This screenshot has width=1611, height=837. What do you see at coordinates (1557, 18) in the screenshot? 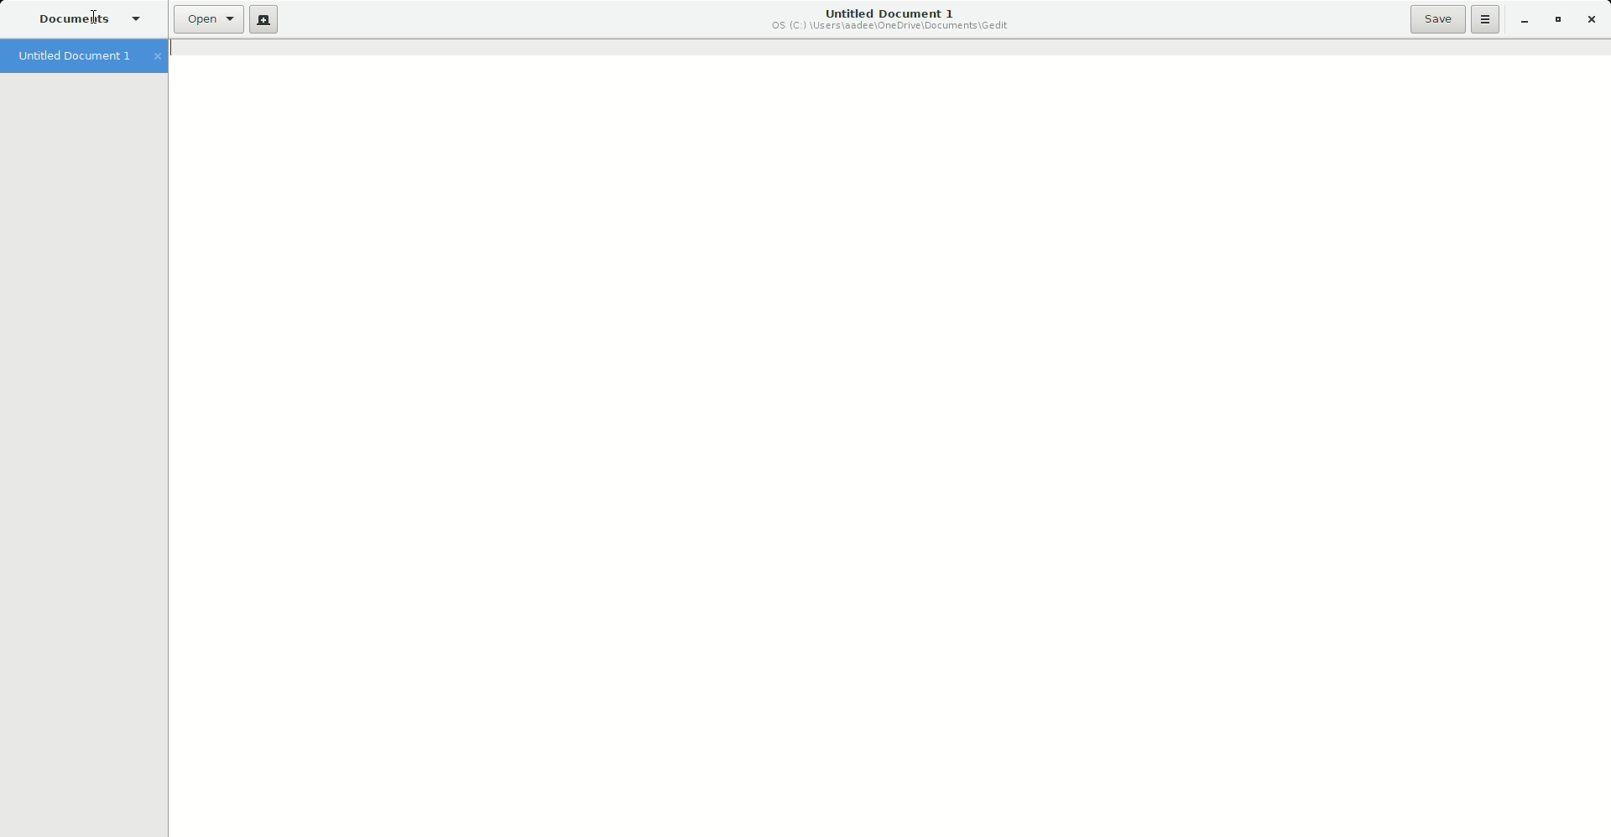
I see `Restore` at bounding box center [1557, 18].